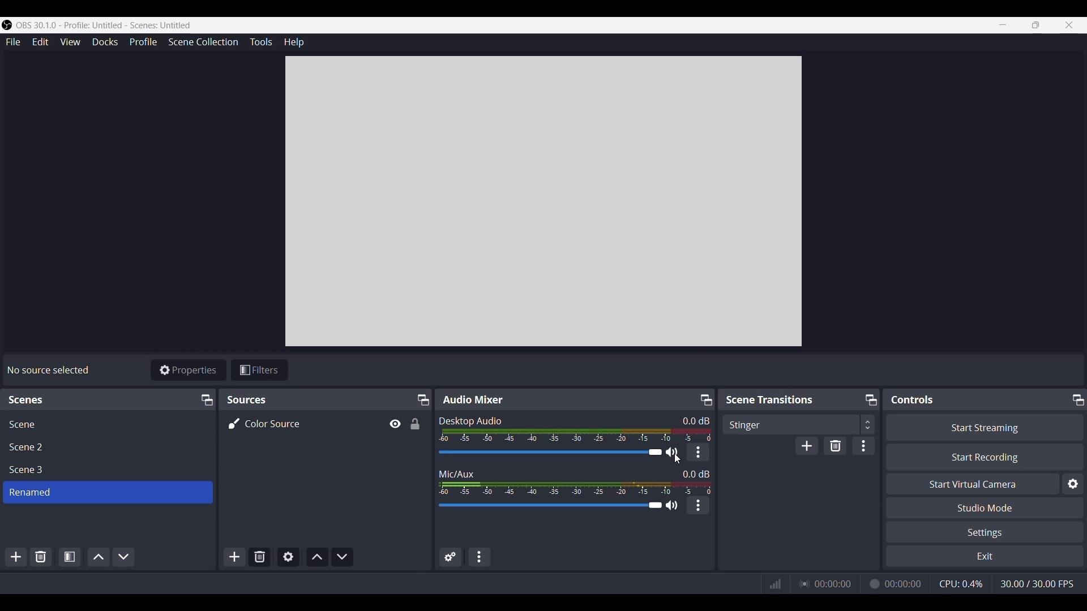  What do you see at coordinates (696, 474) in the screenshot?
I see `Current volume of Mic/Aux` at bounding box center [696, 474].